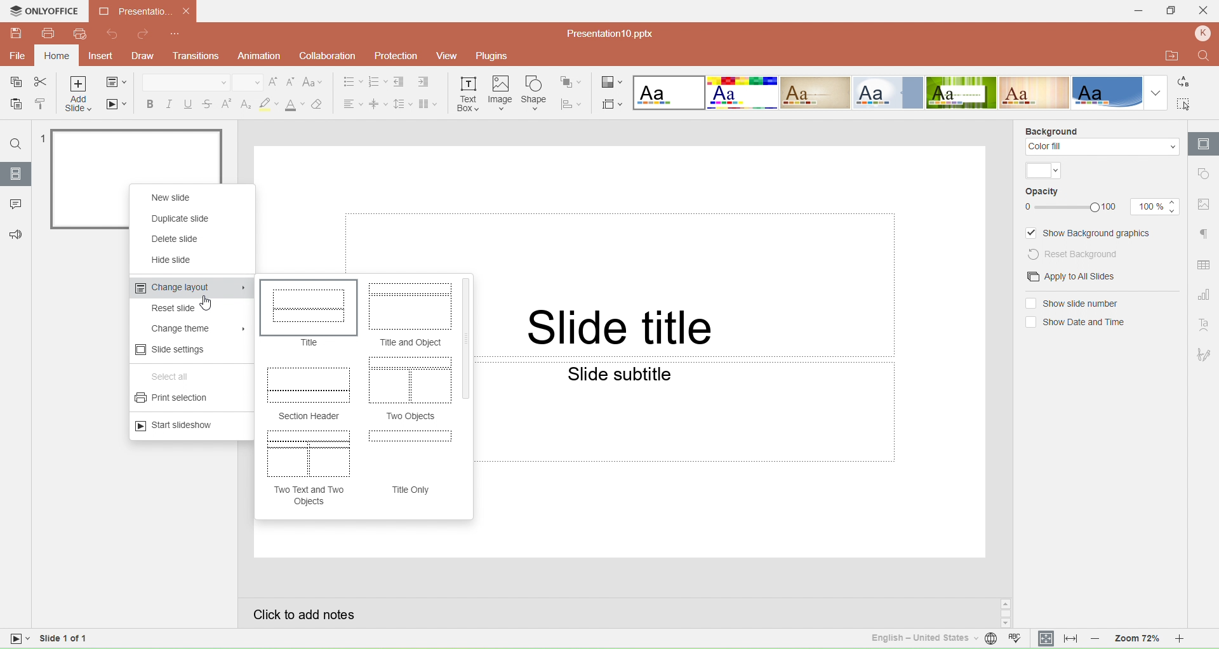 Image resolution: width=1219 pixels, height=649 pixels. I want to click on Select slide size, so click(612, 102).